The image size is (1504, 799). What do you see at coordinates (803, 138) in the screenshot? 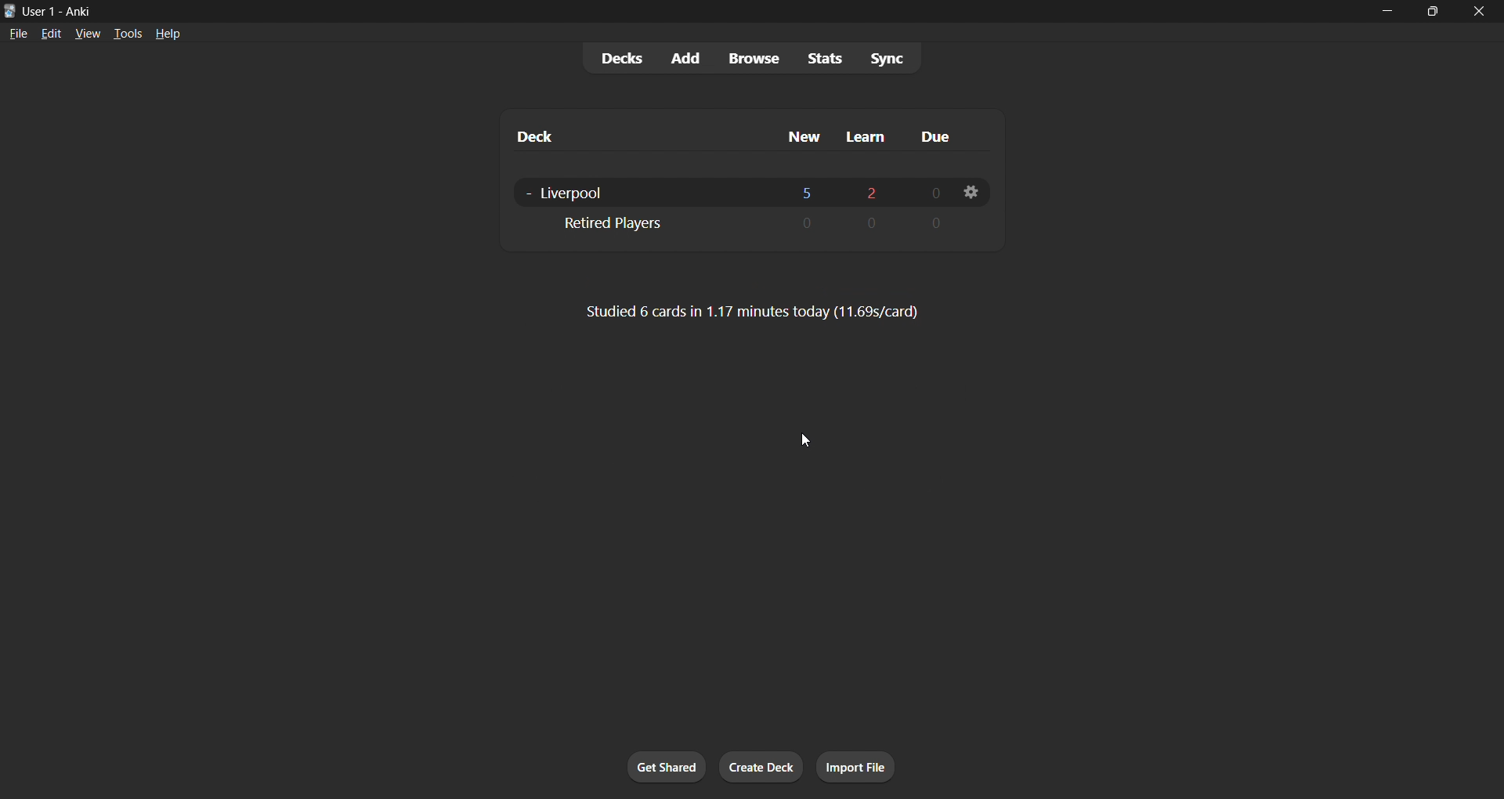
I see `new cards column` at bounding box center [803, 138].